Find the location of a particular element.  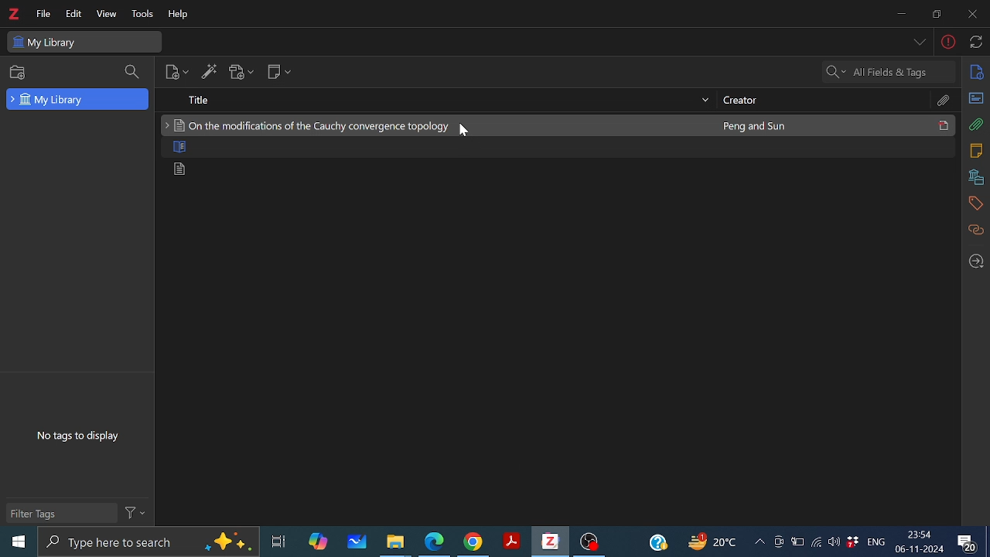

Help is located at coordinates (947, 43).